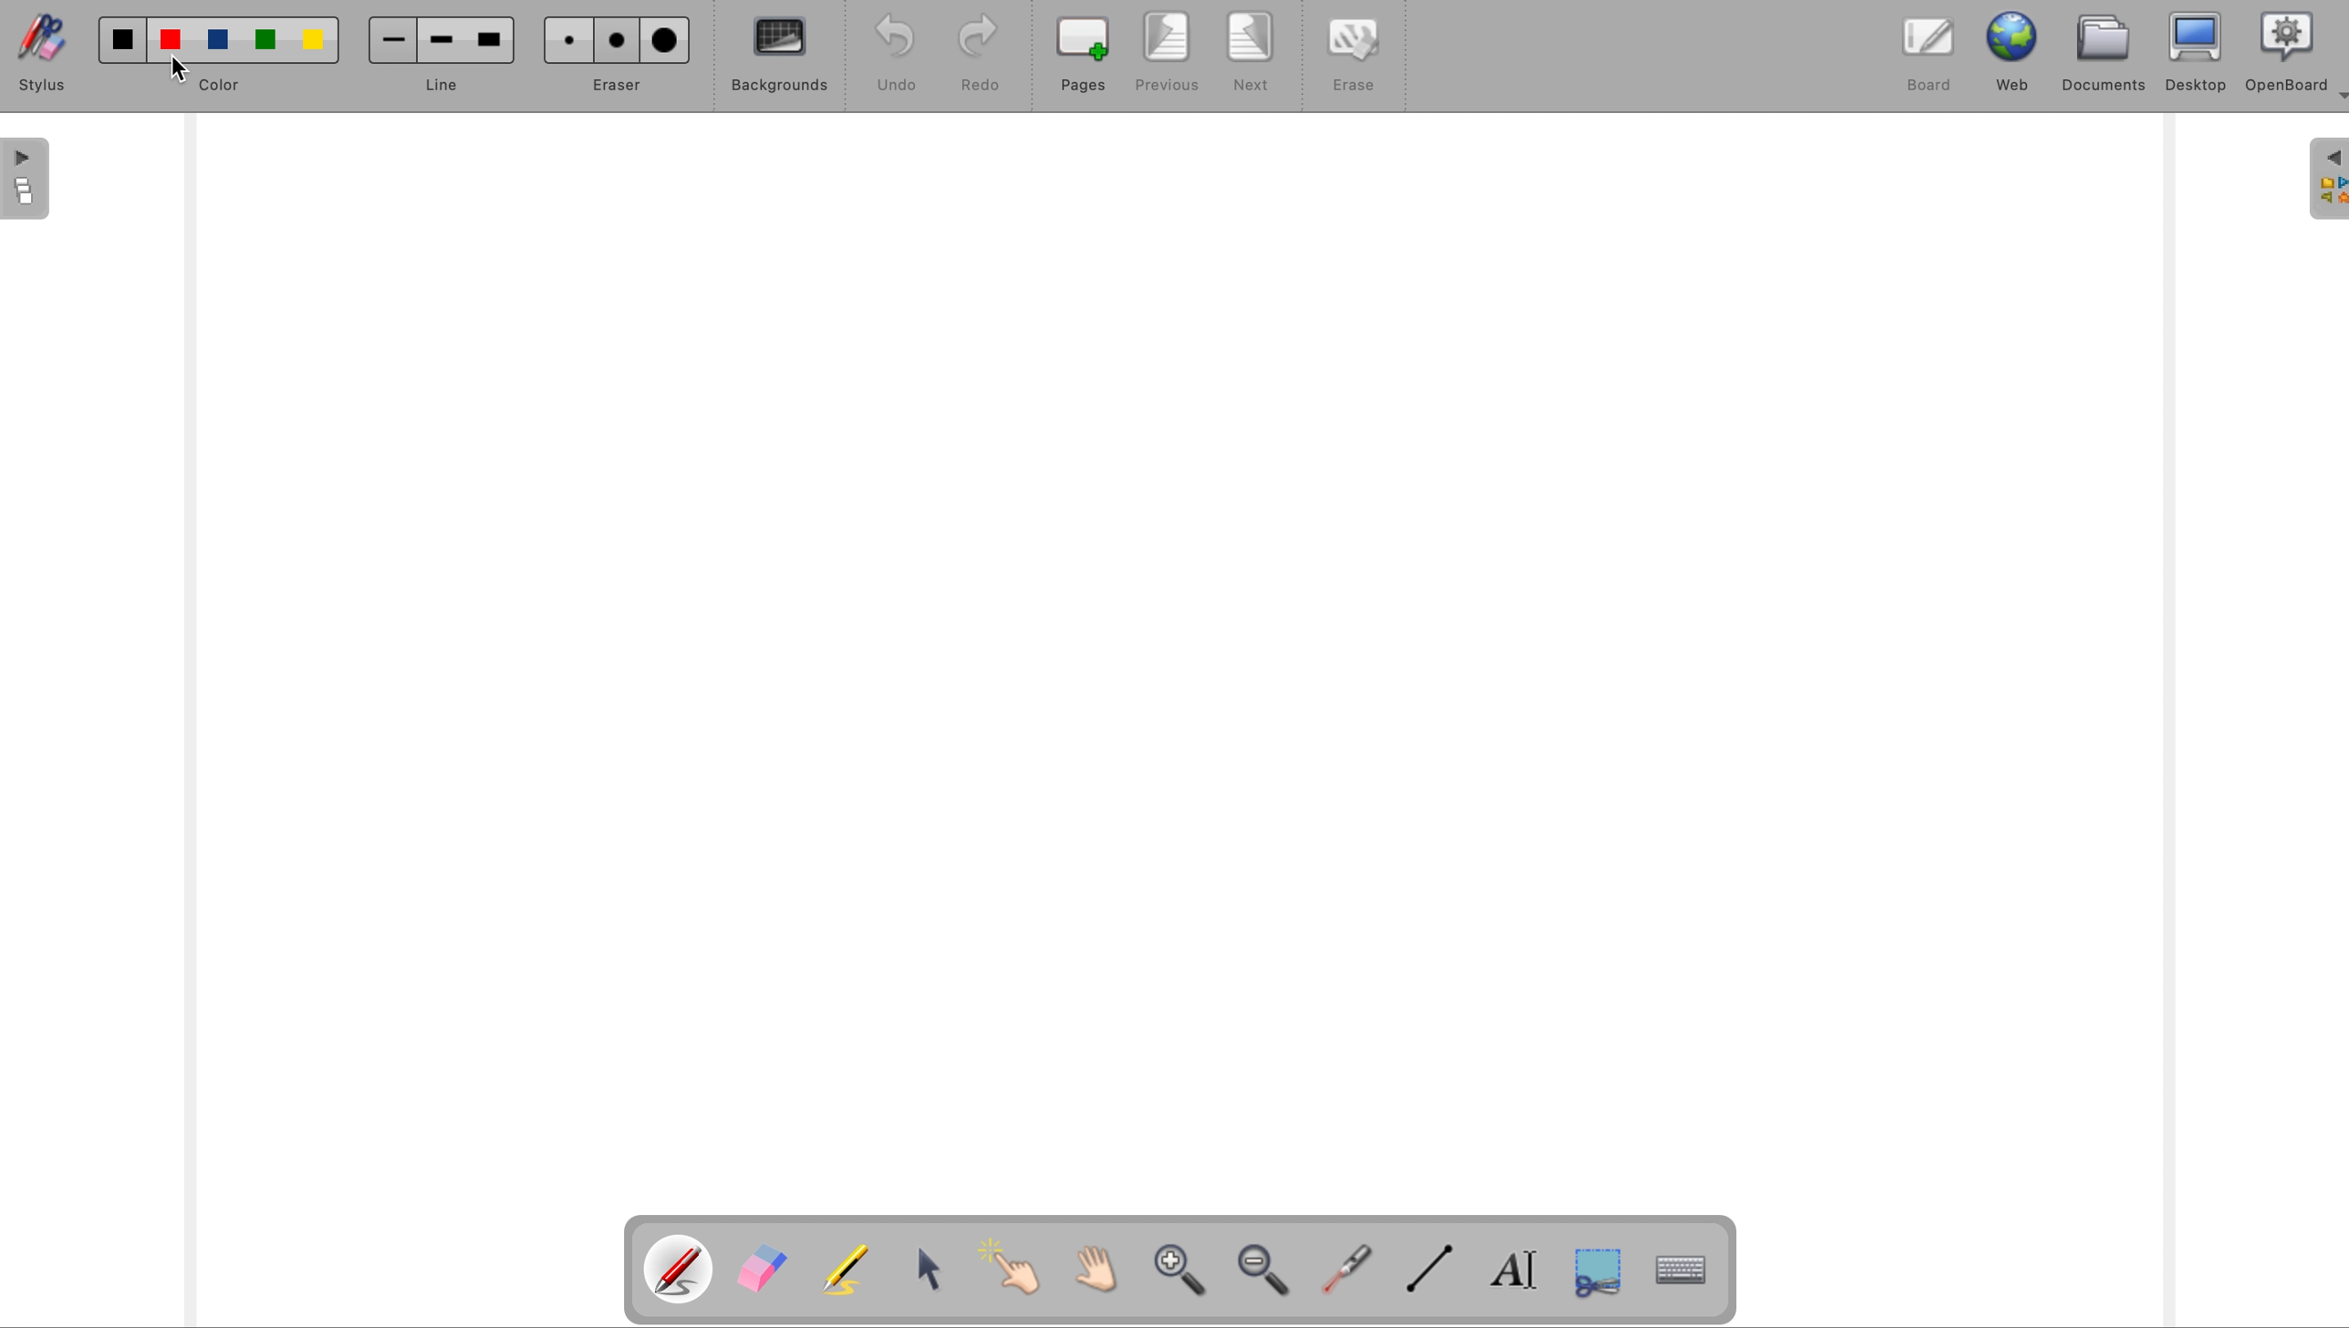 This screenshot has height=1328, width=2349. Describe the element at coordinates (1923, 60) in the screenshot. I see `board` at that location.